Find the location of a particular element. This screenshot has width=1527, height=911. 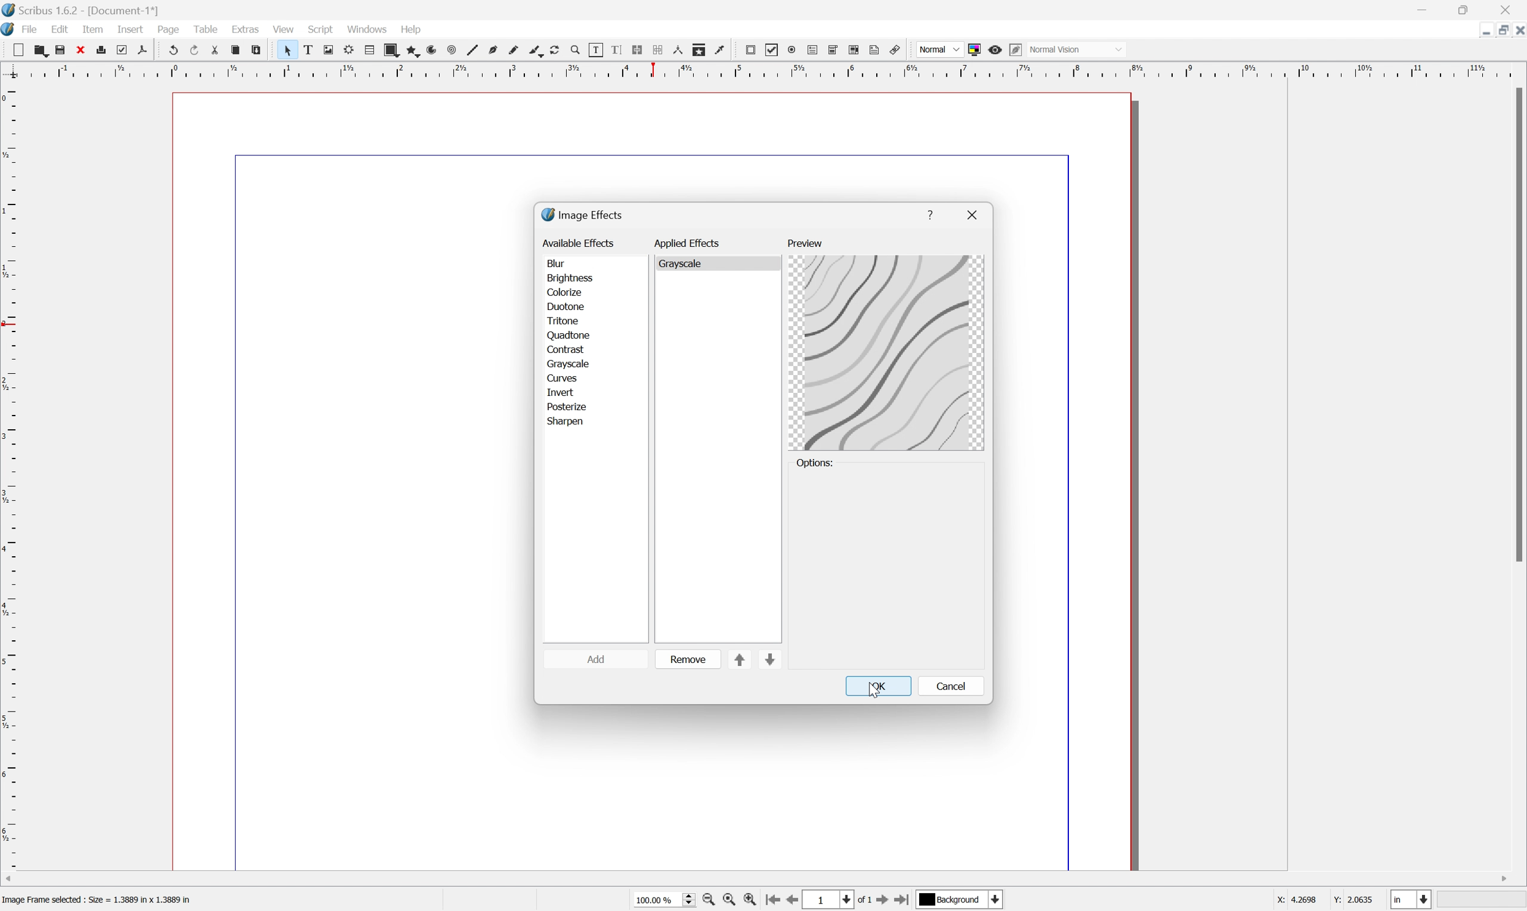

Toggle color management system is located at coordinates (977, 49).